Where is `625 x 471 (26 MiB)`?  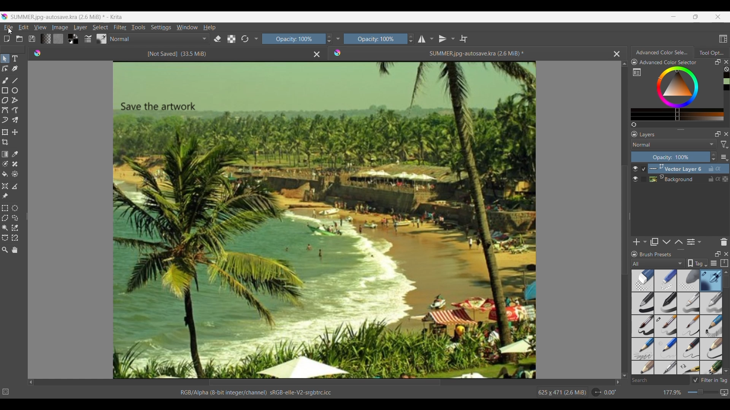 625 x 471 (26 MiB) is located at coordinates (557, 391).